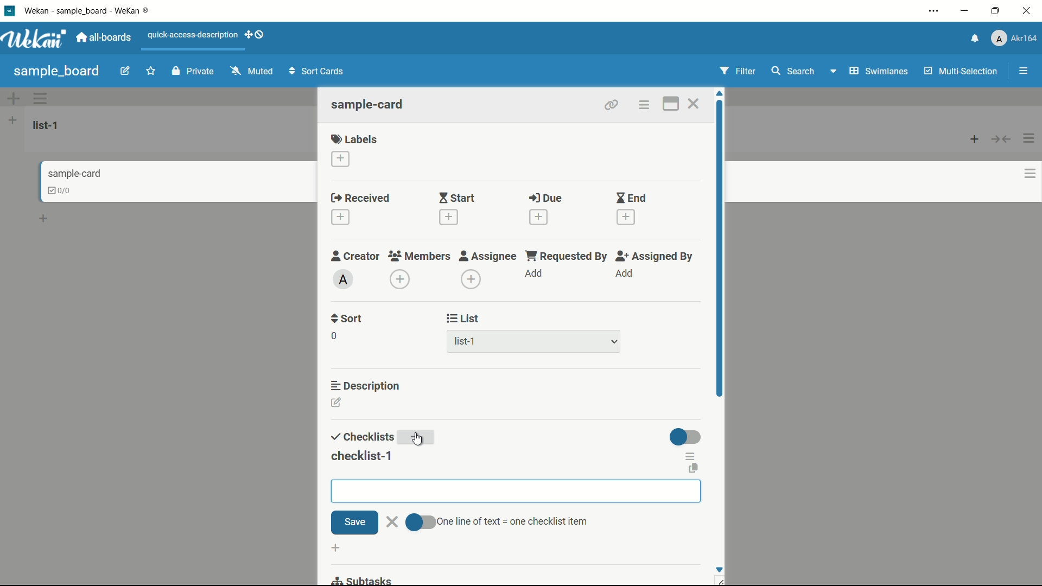 This screenshot has height=586, width=1042. I want to click on maximize, so click(997, 11).